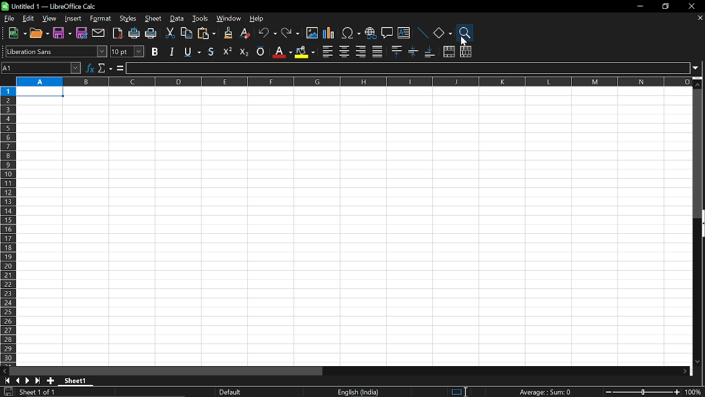 The height and width of the screenshot is (397, 705). Describe the element at coordinates (409, 68) in the screenshot. I see `input line` at that location.